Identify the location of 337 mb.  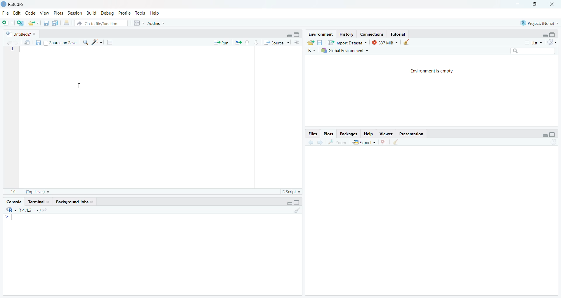
(387, 43).